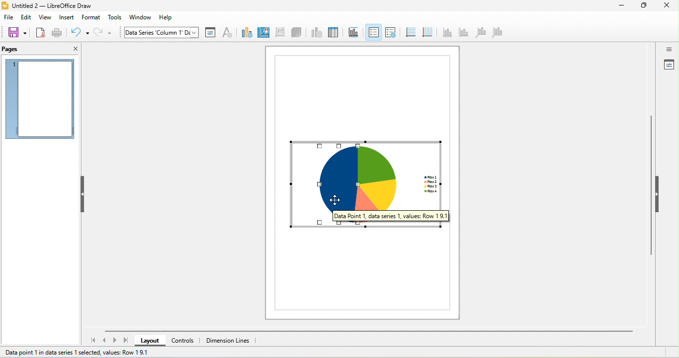  Describe the element at coordinates (84, 194) in the screenshot. I see `hide` at that location.